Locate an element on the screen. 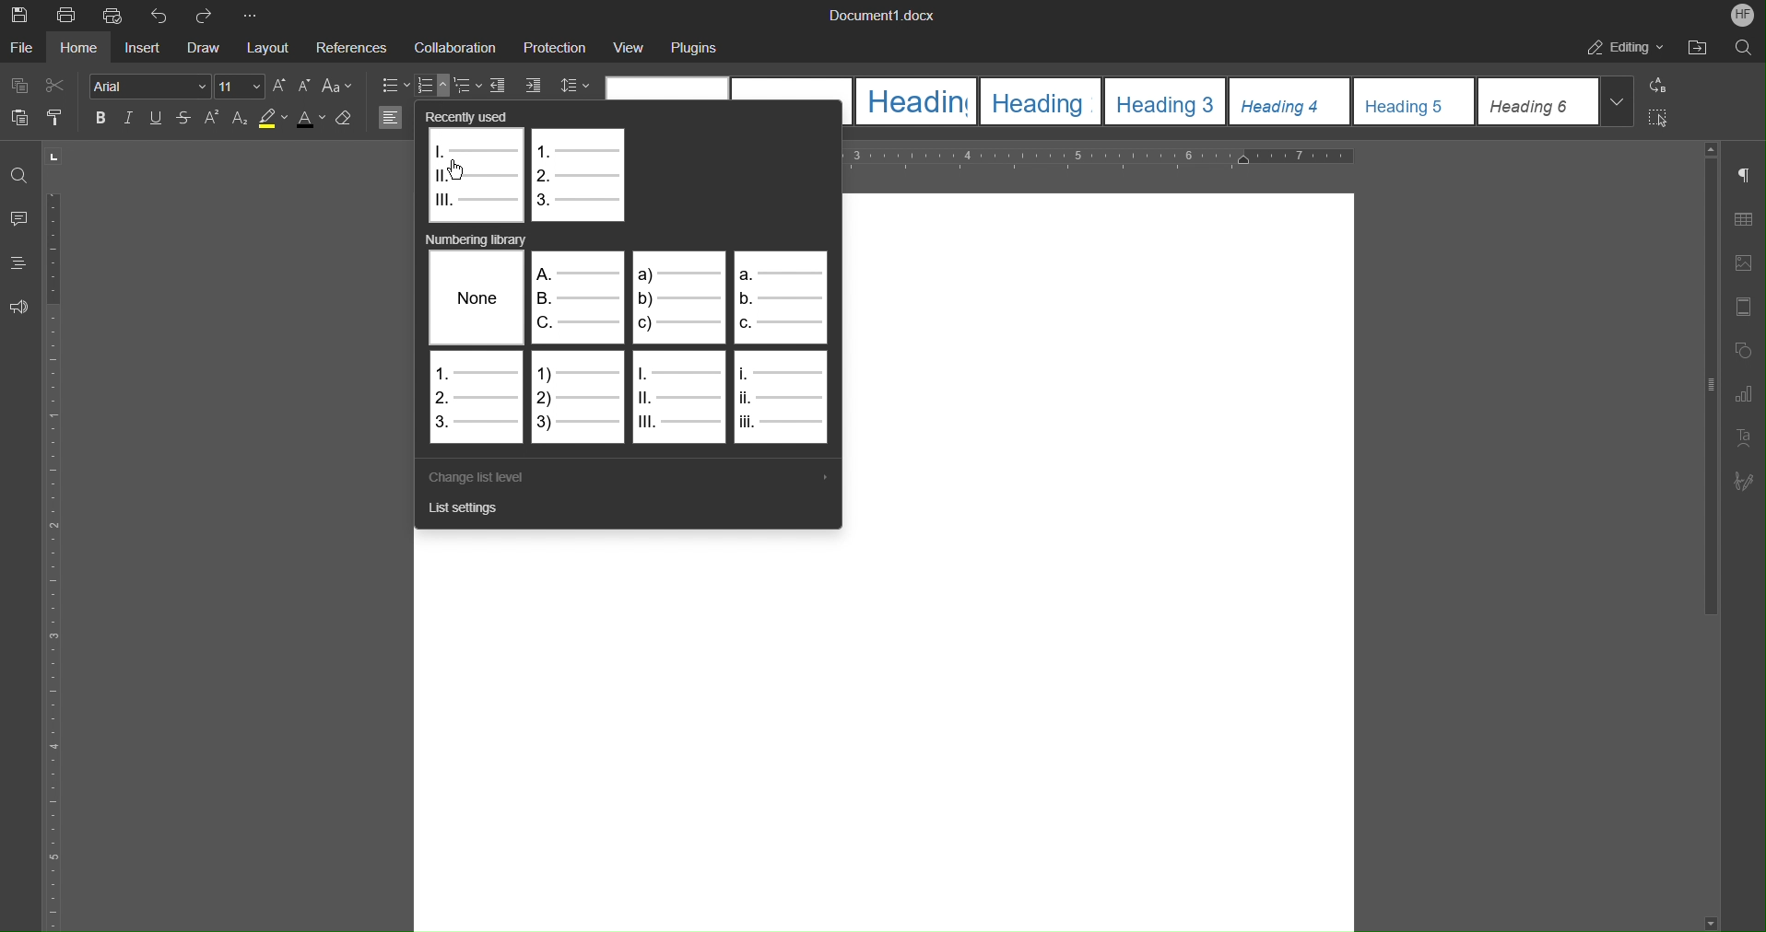 The image size is (1766, 932). Comments is located at coordinates (21, 219).